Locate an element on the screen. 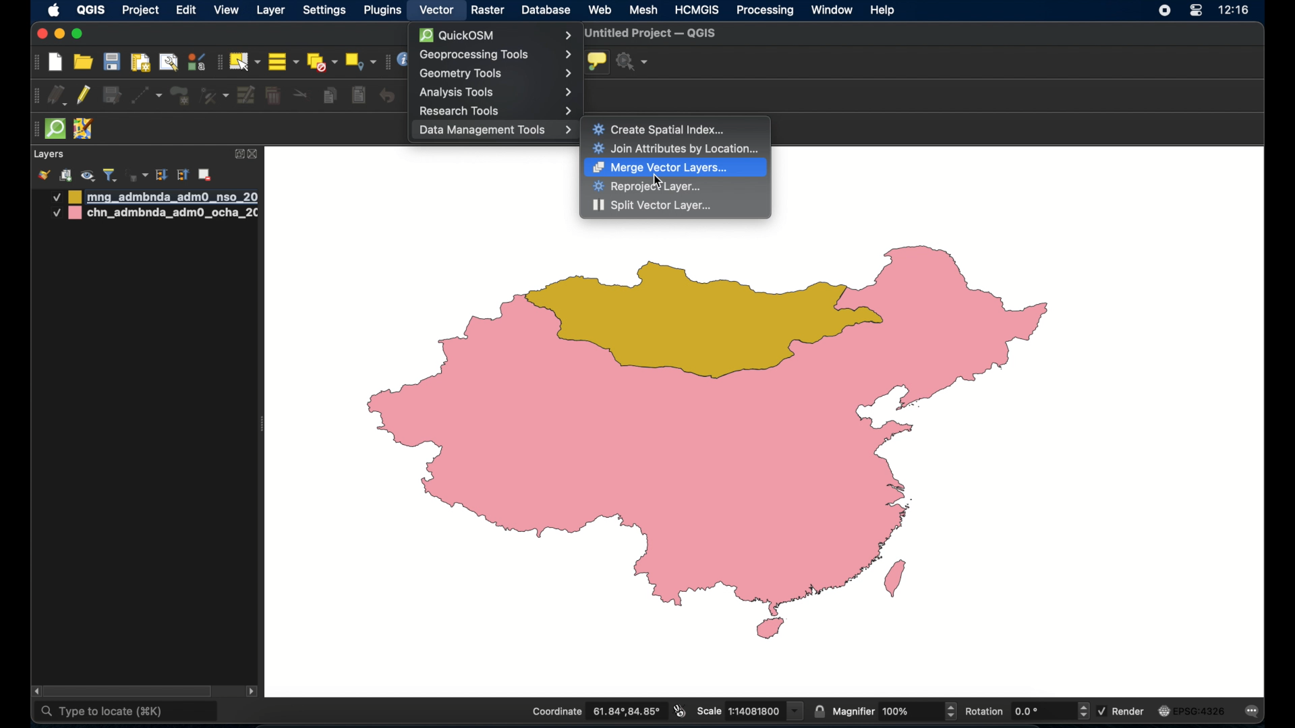 Image resolution: width=1295 pixels, height=728 pixels. plugins is located at coordinates (385, 10).